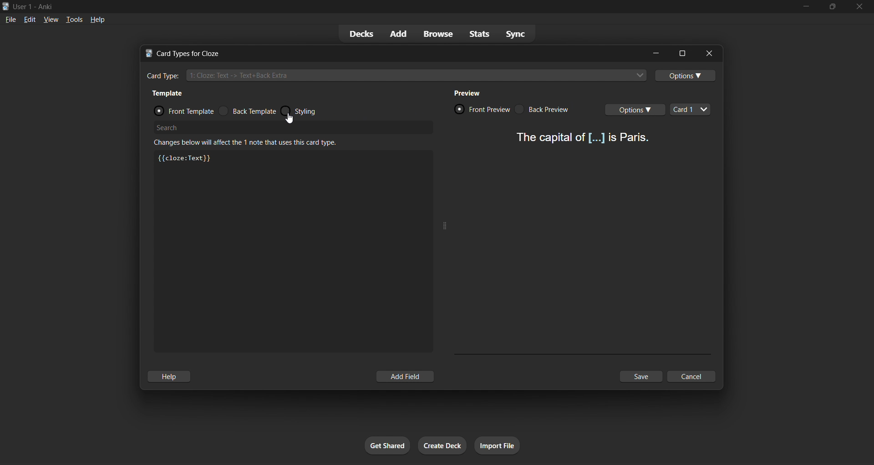  What do you see at coordinates (183, 110) in the screenshot?
I see `front template radio button` at bounding box center [183, 110].